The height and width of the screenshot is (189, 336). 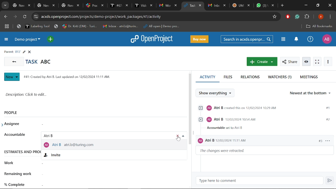 I want to click on open tabs, so click(x=95, y=6).